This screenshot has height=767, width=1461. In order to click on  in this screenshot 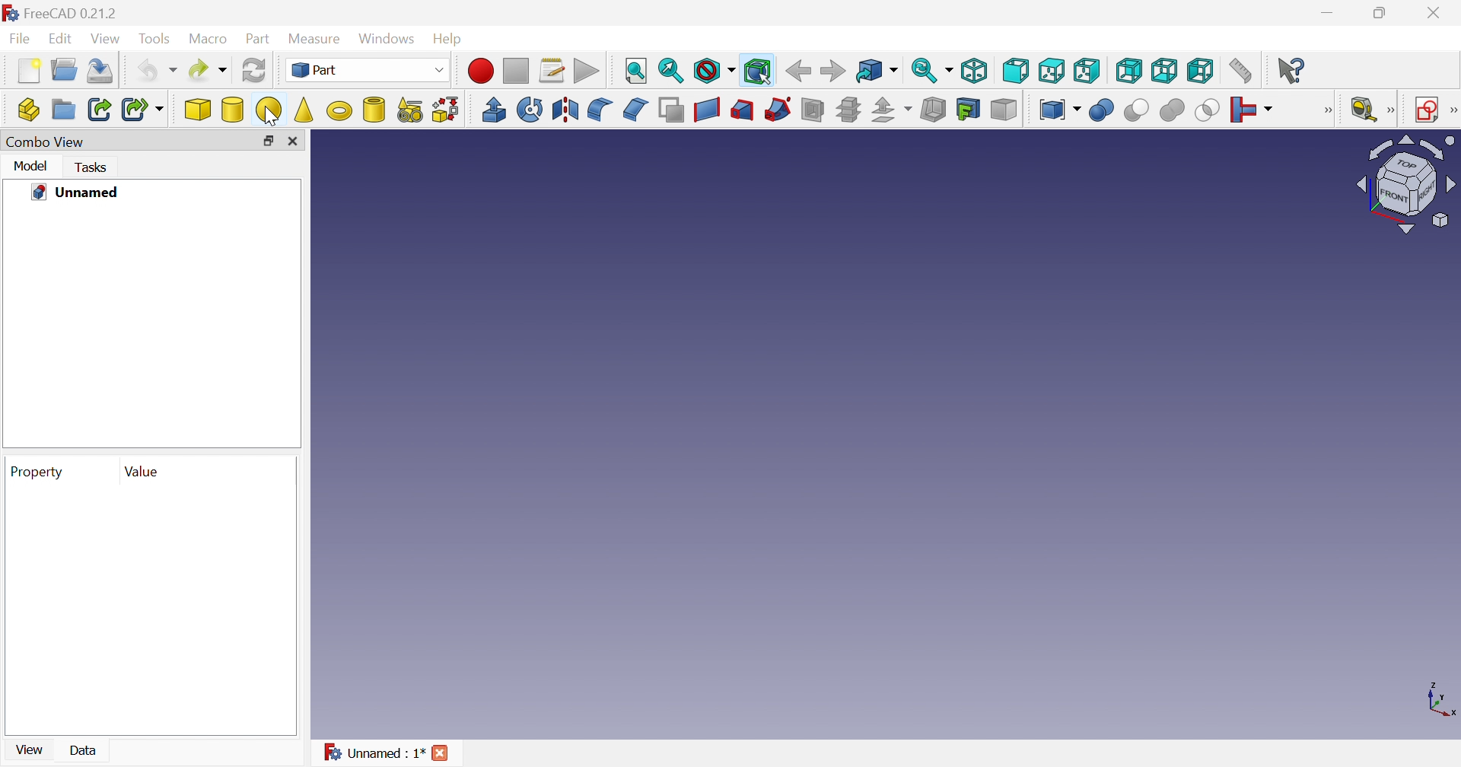, I will do `click(1405, 186)`.